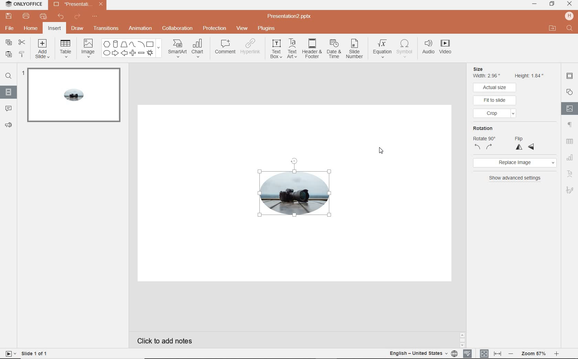  What do you see at coordinates (8, 54) in the screenshot?
I see `paste` at bounding box center [8, 54].